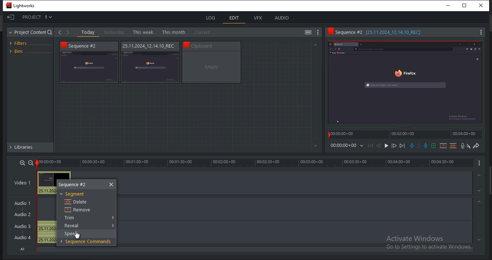  Describe the element at coordinates (308, 32) in the screenshot. I see `toggle between list and tile view` at that location.